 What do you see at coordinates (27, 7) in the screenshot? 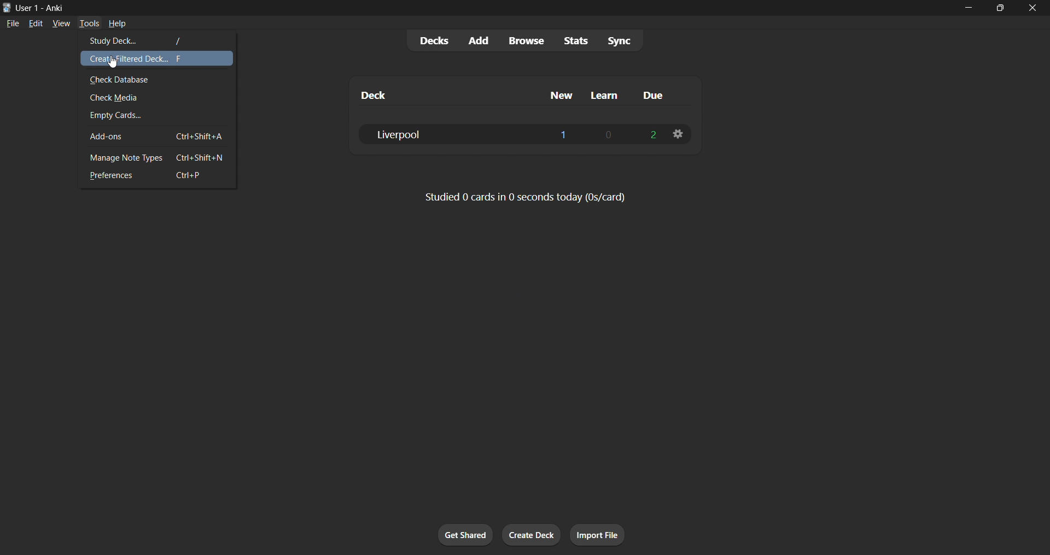
I see `User 1` at bounding box center [27, 7].